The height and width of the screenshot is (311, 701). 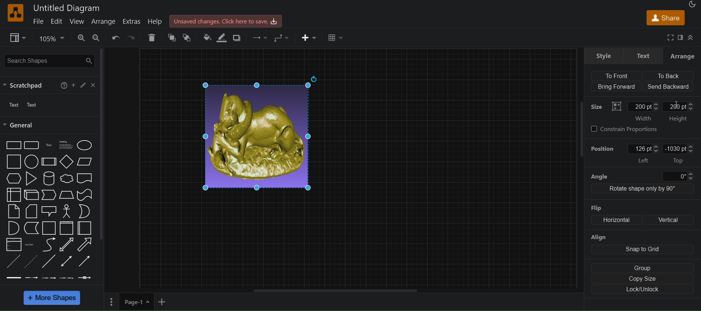 I want to click on position: left: 126 pt, so click(x=624, y=154).